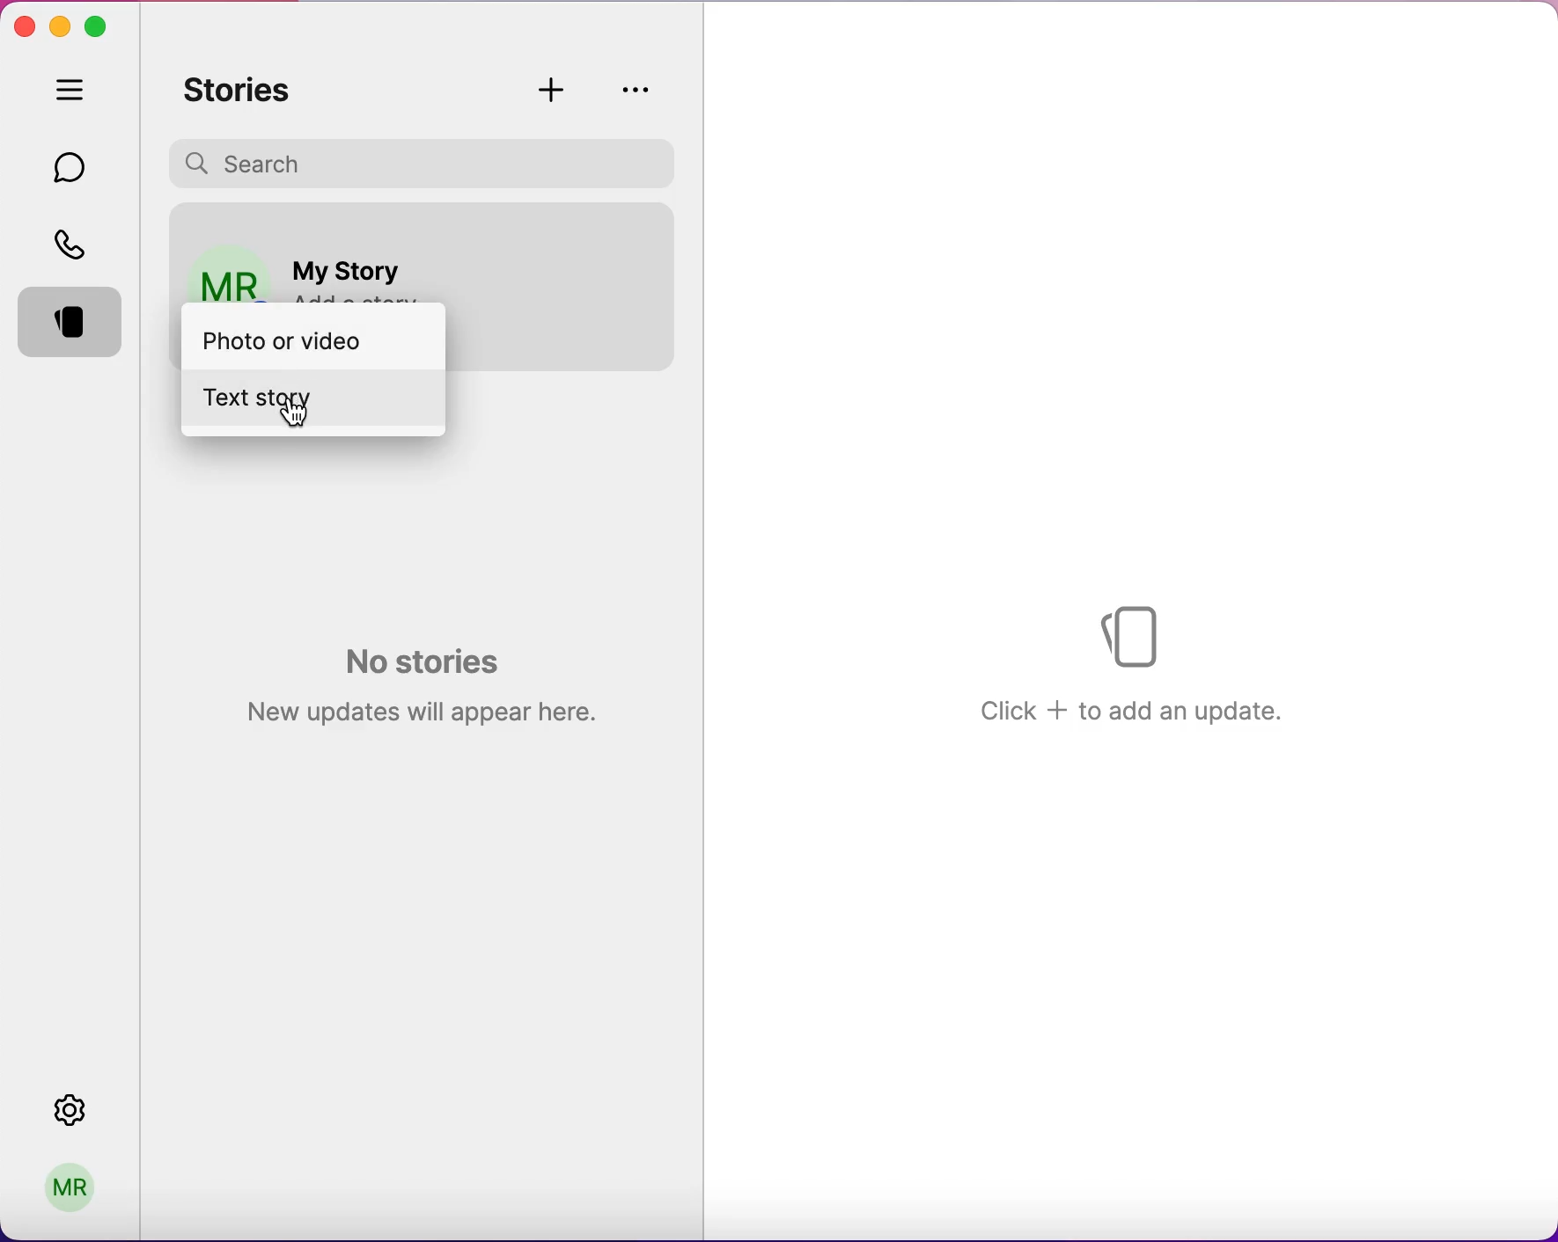 This screenshot has width=1558, height=1242. Describe the element at coordinates (101, 26) in the screenshot. I see `maximize` at that location.